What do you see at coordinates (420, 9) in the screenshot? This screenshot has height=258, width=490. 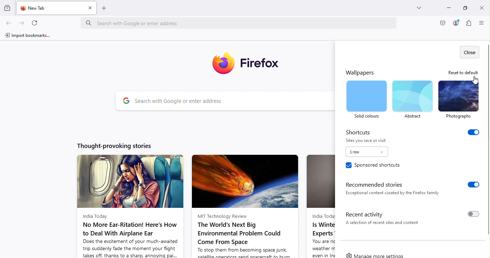 I see `List all tabs` at bounding box center [420, 9].